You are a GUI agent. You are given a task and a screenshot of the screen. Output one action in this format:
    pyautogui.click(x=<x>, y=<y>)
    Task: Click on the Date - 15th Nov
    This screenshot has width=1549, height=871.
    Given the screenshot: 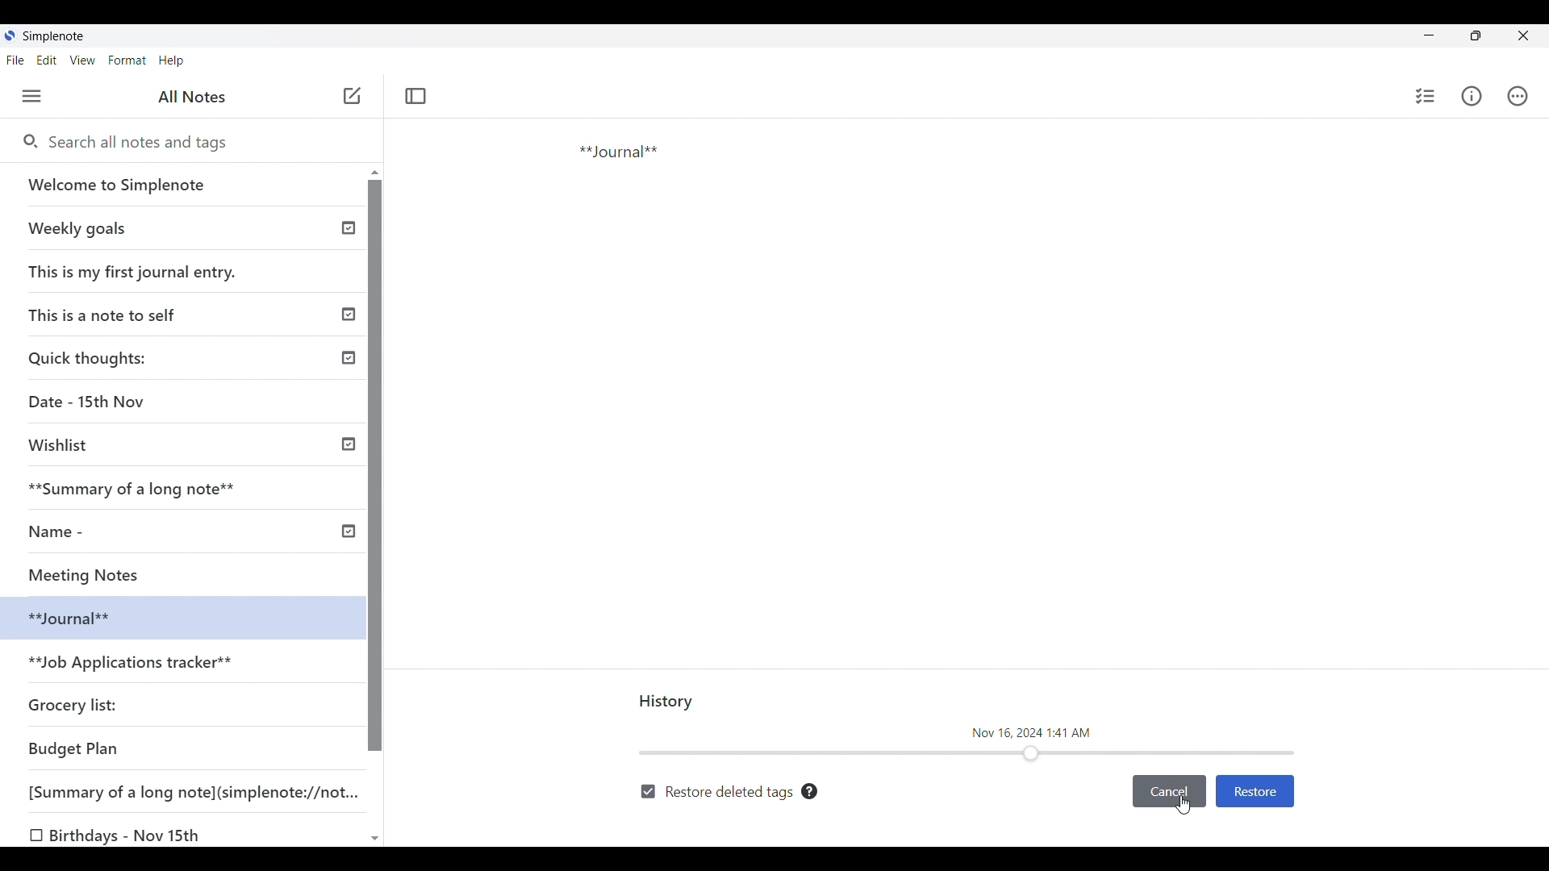 What is the action you would take?
    pyautogui.click(x=90, y=402)
    